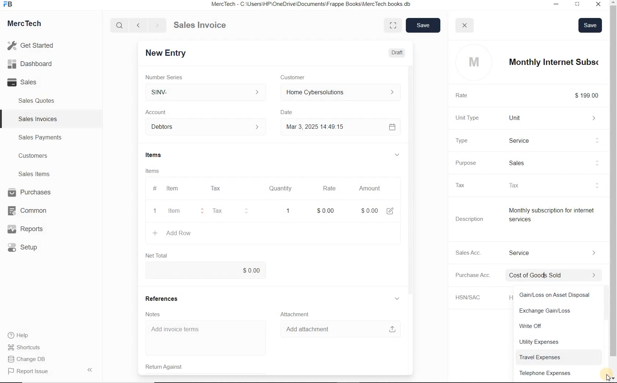 The width and height of the screenshot is (617, 383). What do you see at coordinates (467, 185) in the screenshot?
I see `Tax` at bounding box center [467, 185].